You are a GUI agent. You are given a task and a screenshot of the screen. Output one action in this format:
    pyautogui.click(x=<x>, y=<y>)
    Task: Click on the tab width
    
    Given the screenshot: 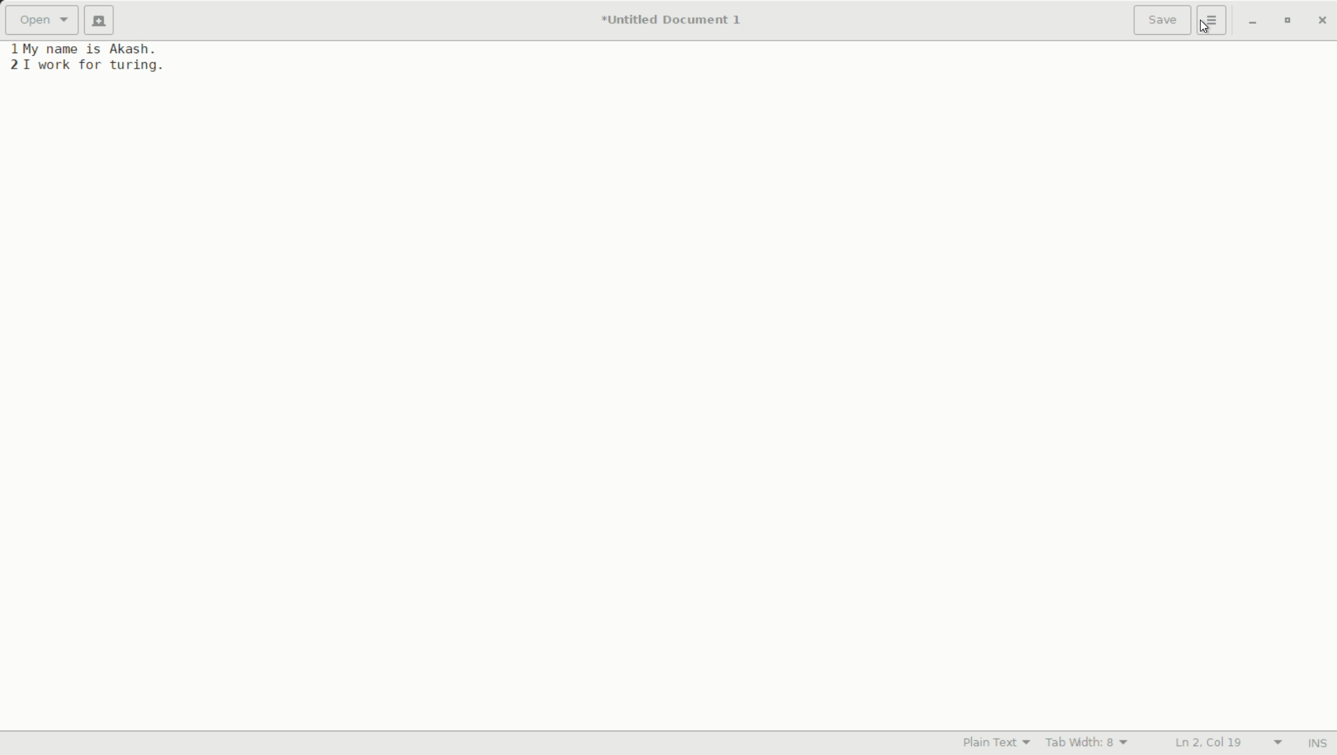 What is the action you would take?
    pyautogui.click(x=1090, y=742)
    